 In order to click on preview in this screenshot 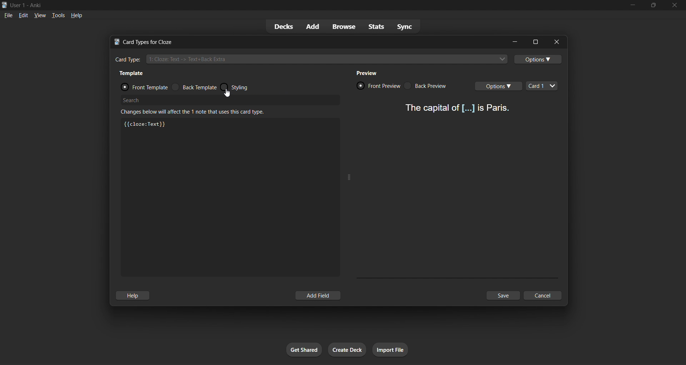, I will do `click(369, 75)`.